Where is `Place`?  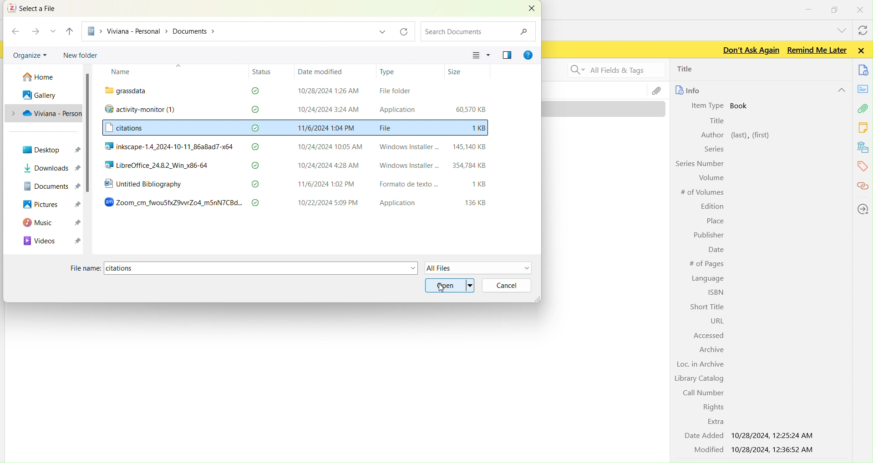
Place is located at coordinates (716, 221).